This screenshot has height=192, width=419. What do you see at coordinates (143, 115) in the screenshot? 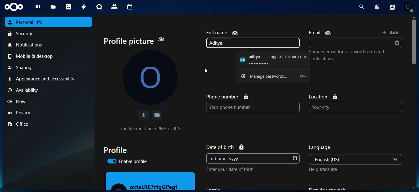
I see `upload` at bounding box center [143, 115].